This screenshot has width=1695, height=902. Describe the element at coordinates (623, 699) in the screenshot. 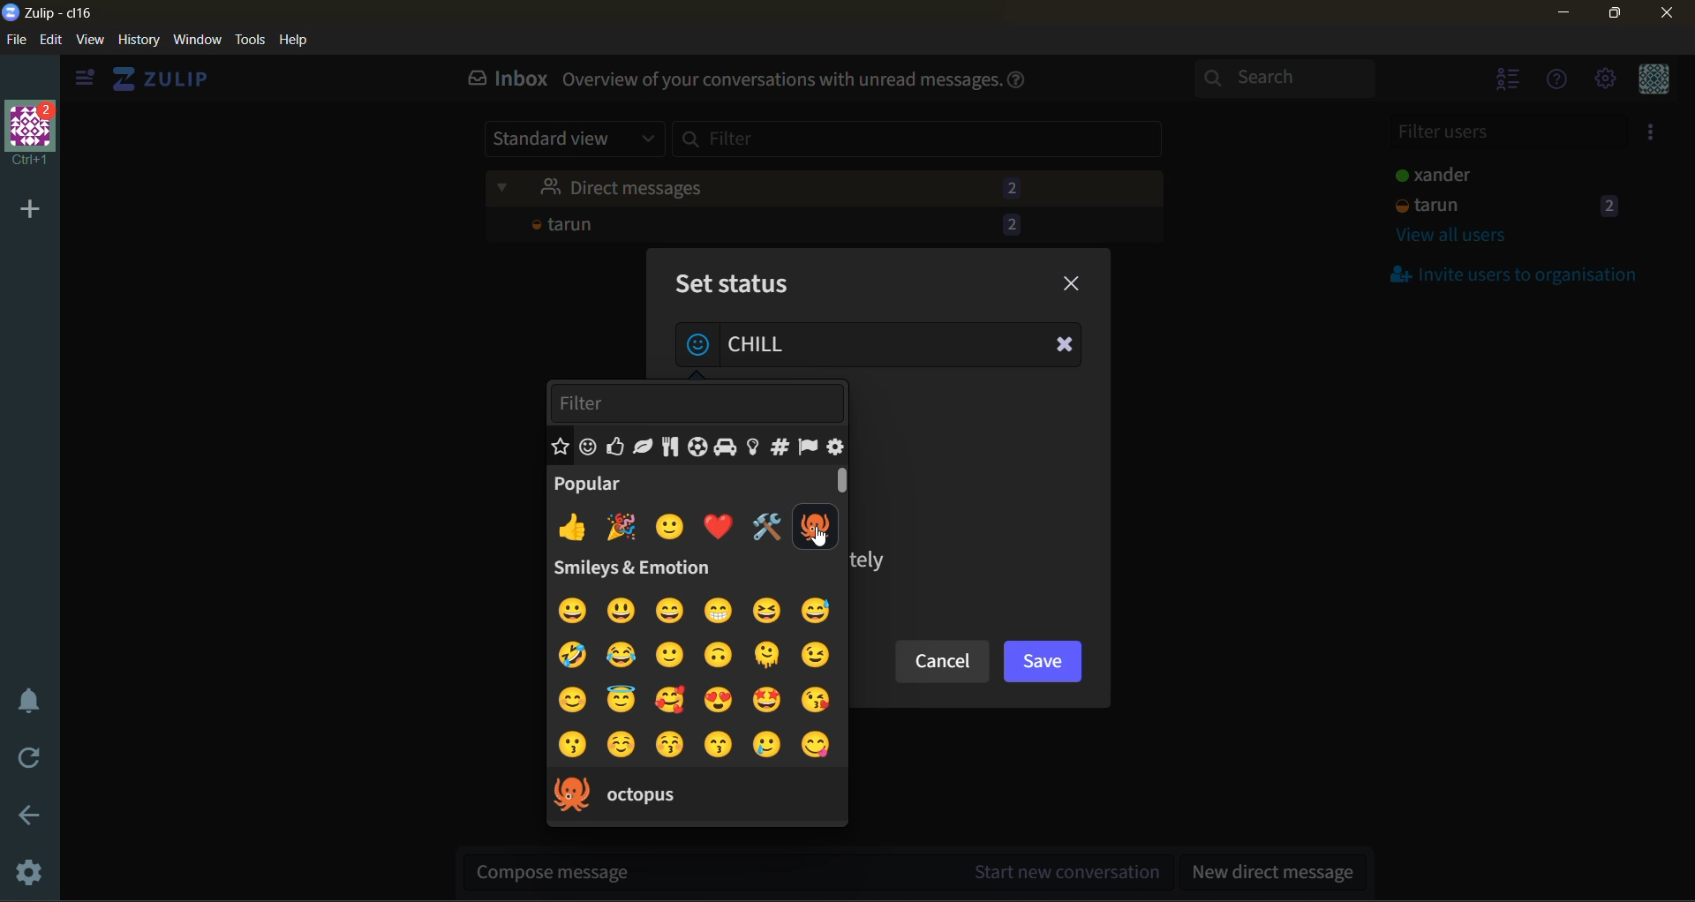

I see `emoji` at that location.